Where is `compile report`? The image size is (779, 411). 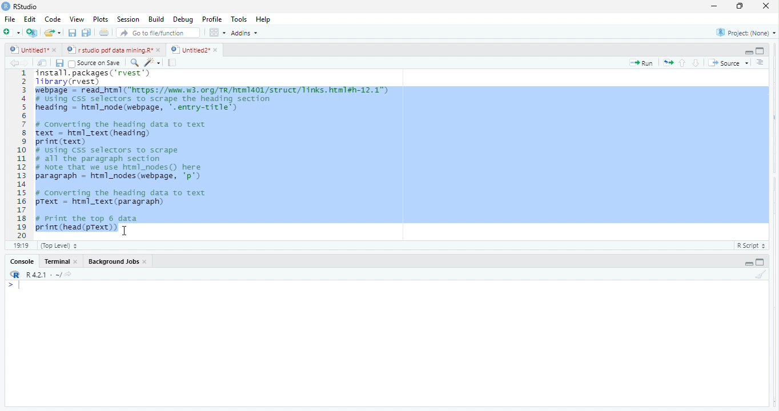
compile report is located at coordinates (173, 63).